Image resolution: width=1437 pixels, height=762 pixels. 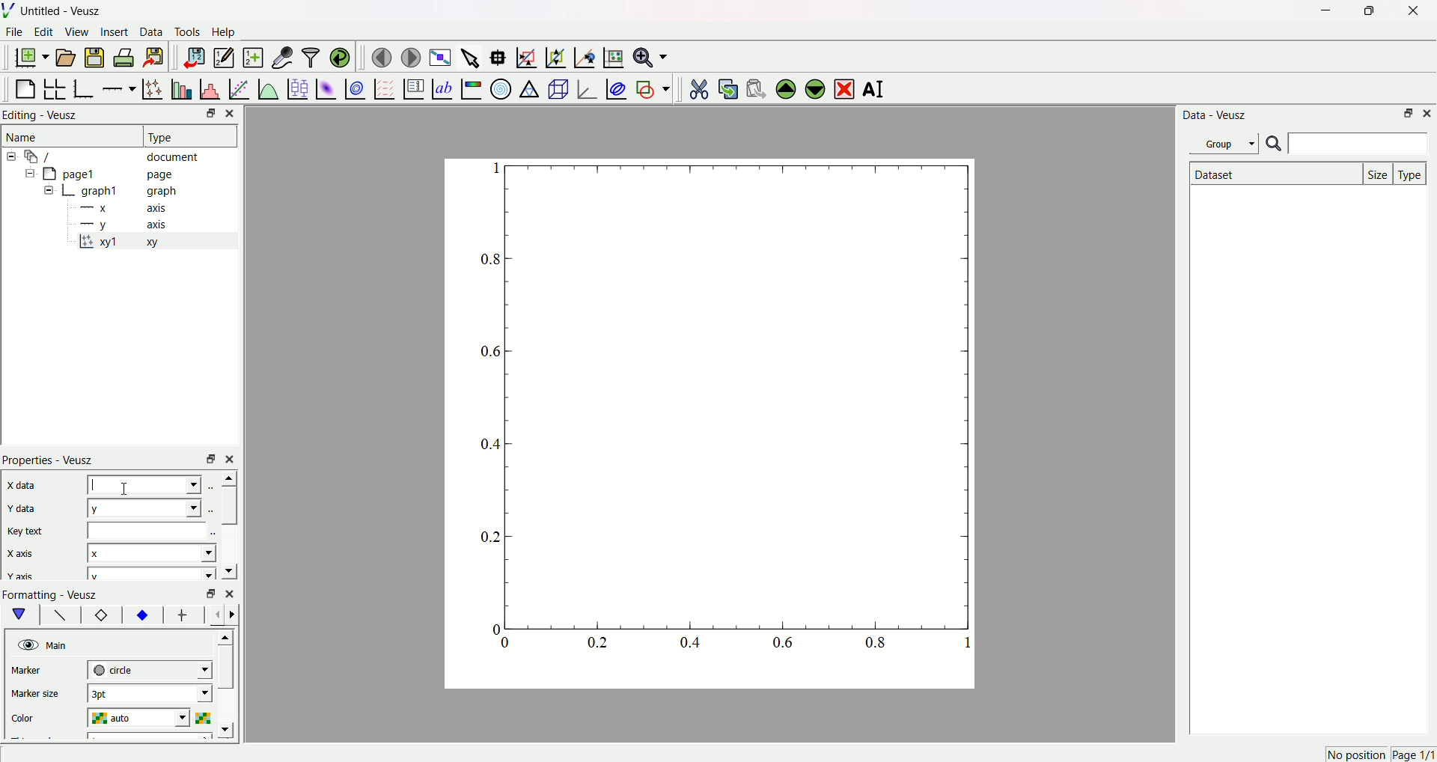 I want to click on read data points, so click(x=501, y=55).